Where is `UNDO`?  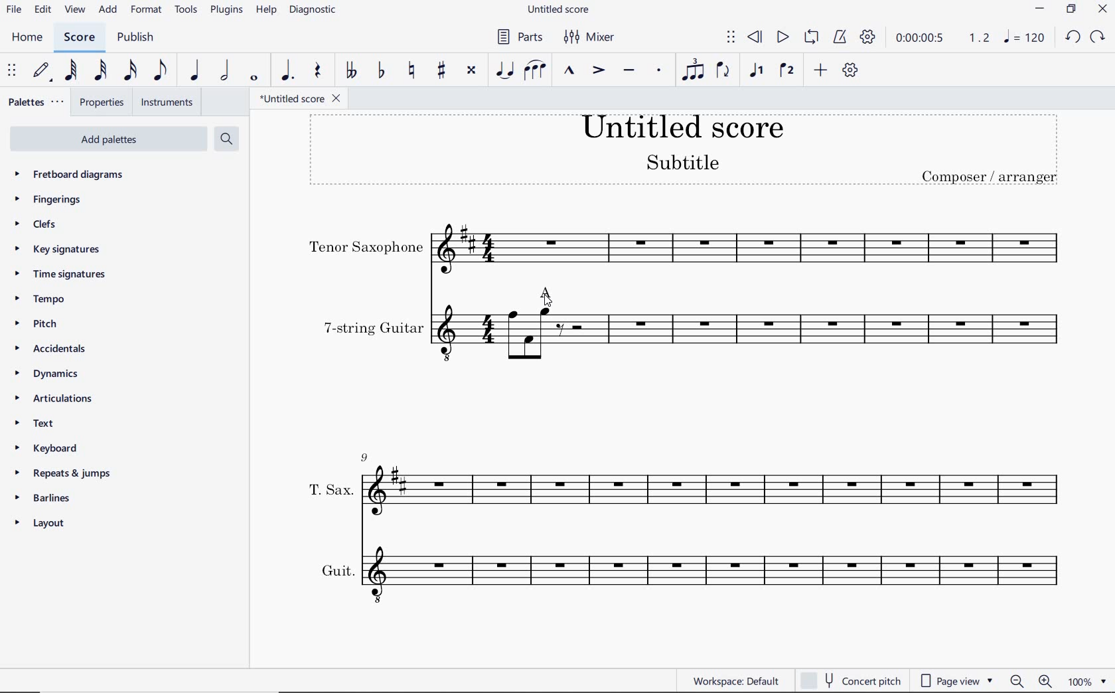
UNDO is located at coordinates (1071, 37).